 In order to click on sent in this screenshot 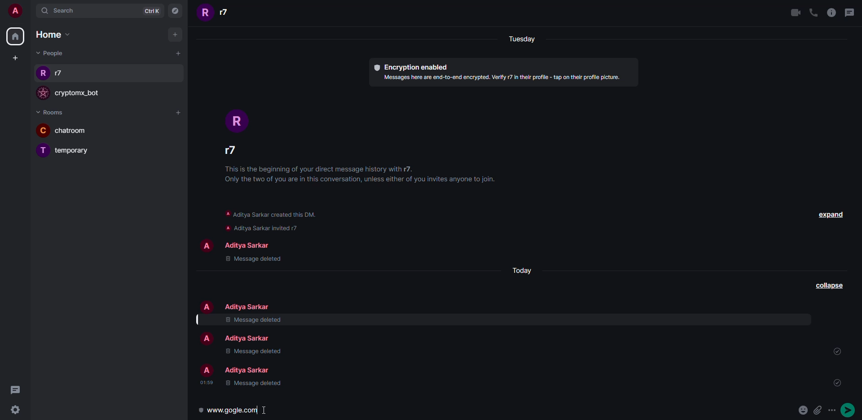, I will do `click(836, 382)`.